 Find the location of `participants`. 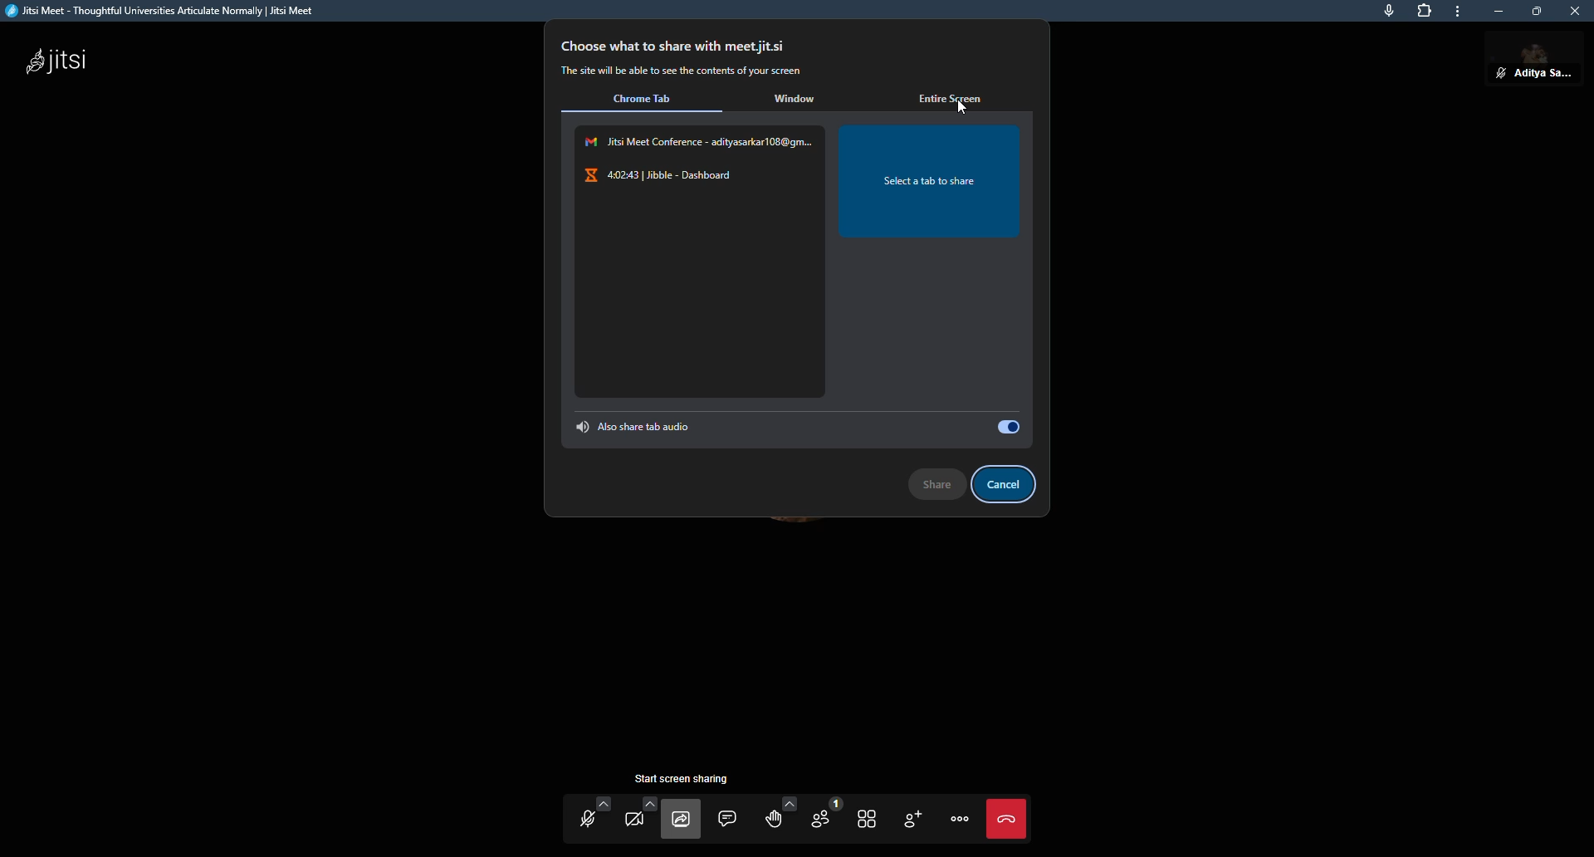

participants is located at coordinates (824, 818).